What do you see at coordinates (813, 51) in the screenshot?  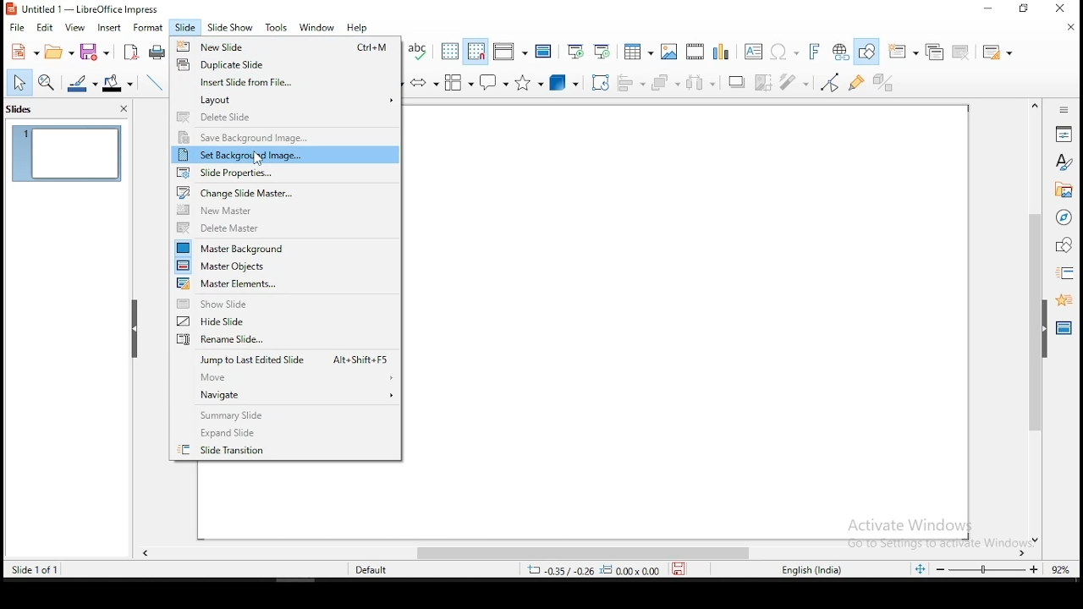 I see `fontwork text` at bounding box center [813, 51].